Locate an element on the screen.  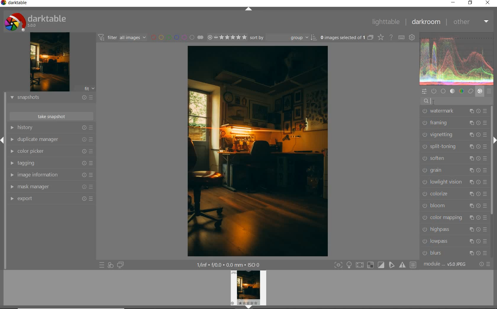
color mapping is located at coordinates (454, 218).